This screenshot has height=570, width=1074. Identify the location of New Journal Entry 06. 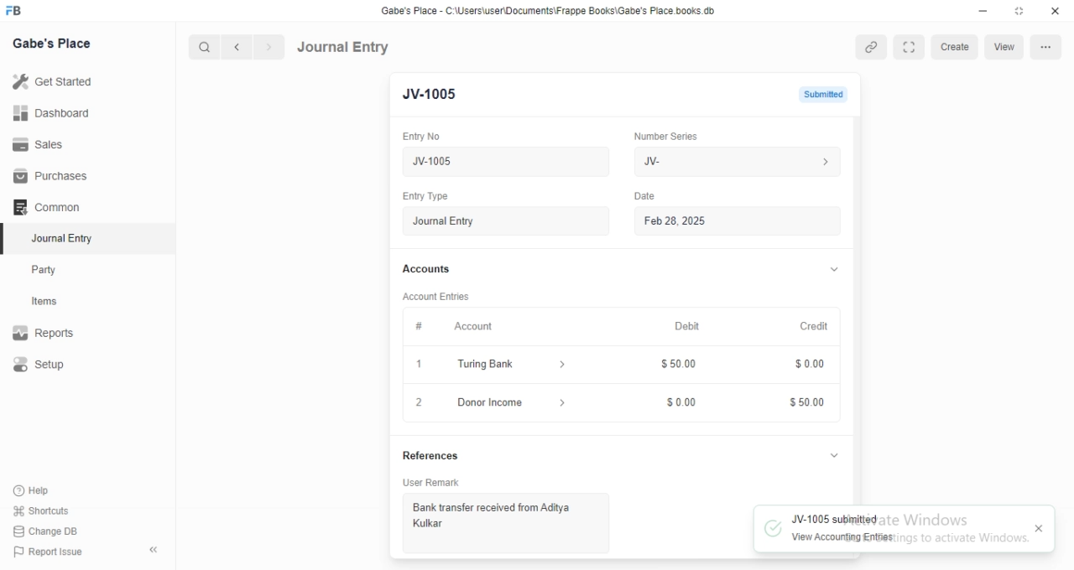
(501, 160).